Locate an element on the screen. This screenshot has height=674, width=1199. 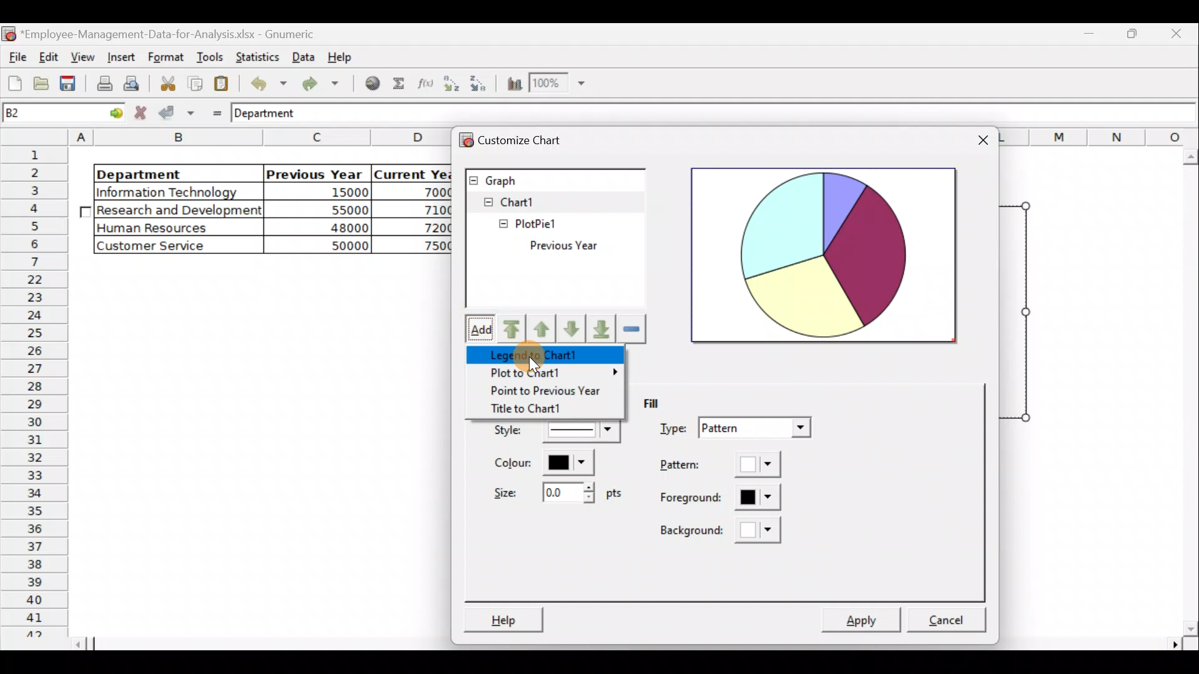
Department is located at coordinates (275, 114).